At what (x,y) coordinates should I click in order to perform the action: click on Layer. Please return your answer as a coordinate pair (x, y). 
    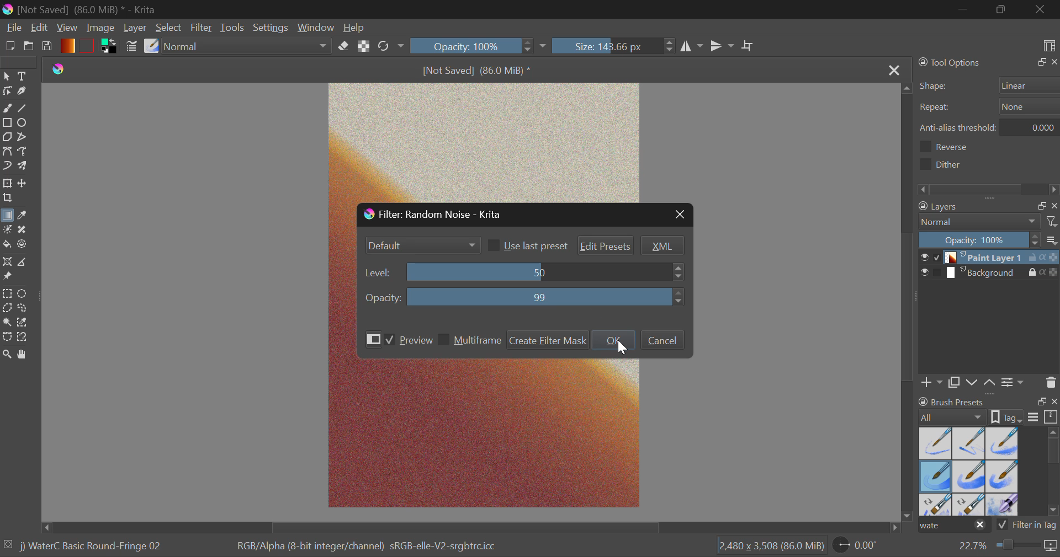
    Looking at the image, I should click on (136, 28).